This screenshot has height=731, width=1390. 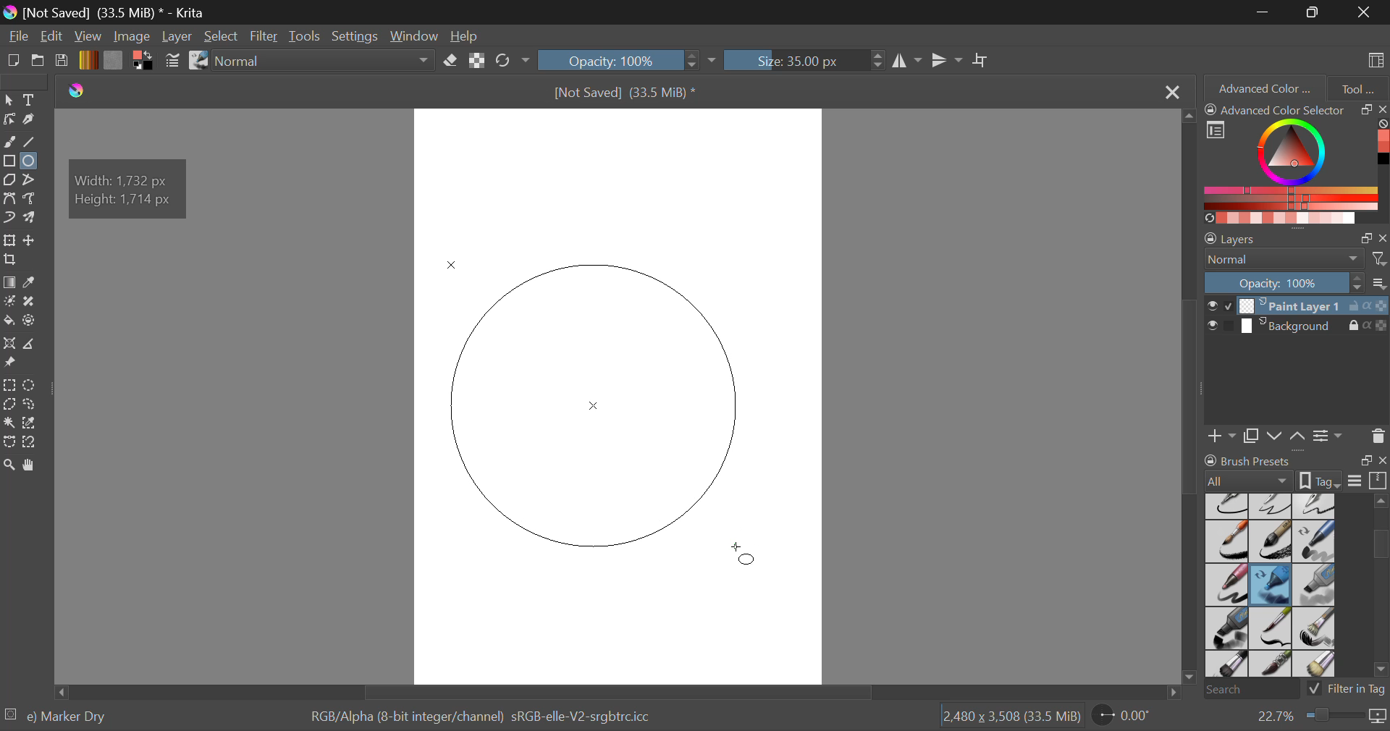 What do you see at coordinates (9, 240) in the screenshot?
I see `Transform a layer` at bounding box center [9, 240].